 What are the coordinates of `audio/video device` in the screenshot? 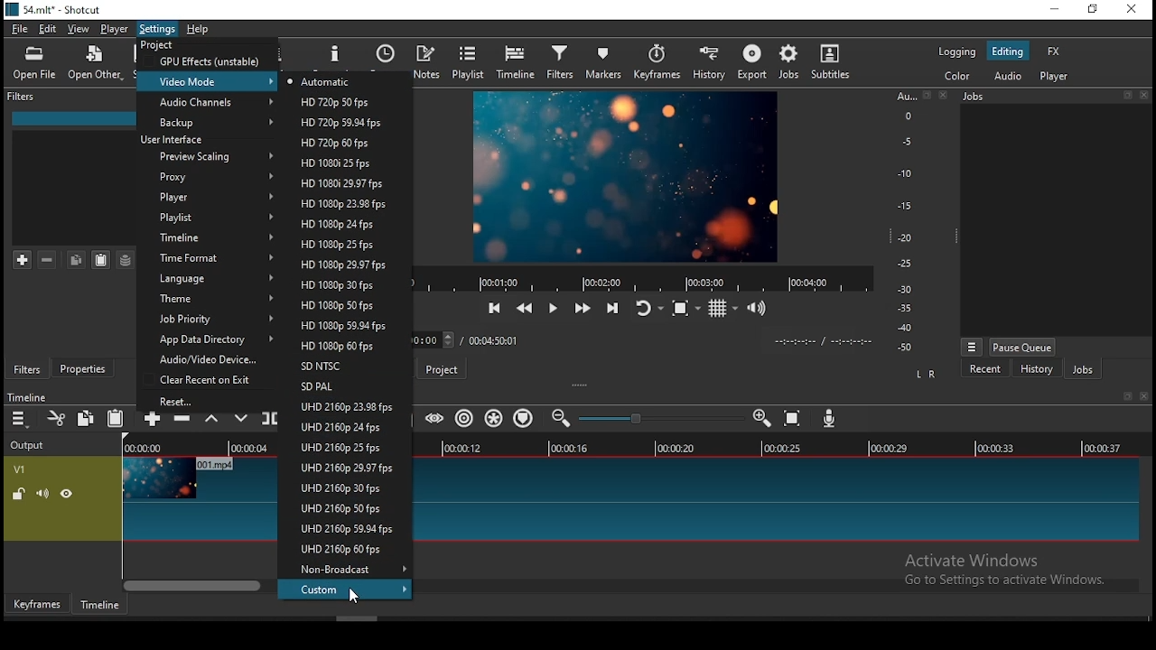 It's located at (201, 361).